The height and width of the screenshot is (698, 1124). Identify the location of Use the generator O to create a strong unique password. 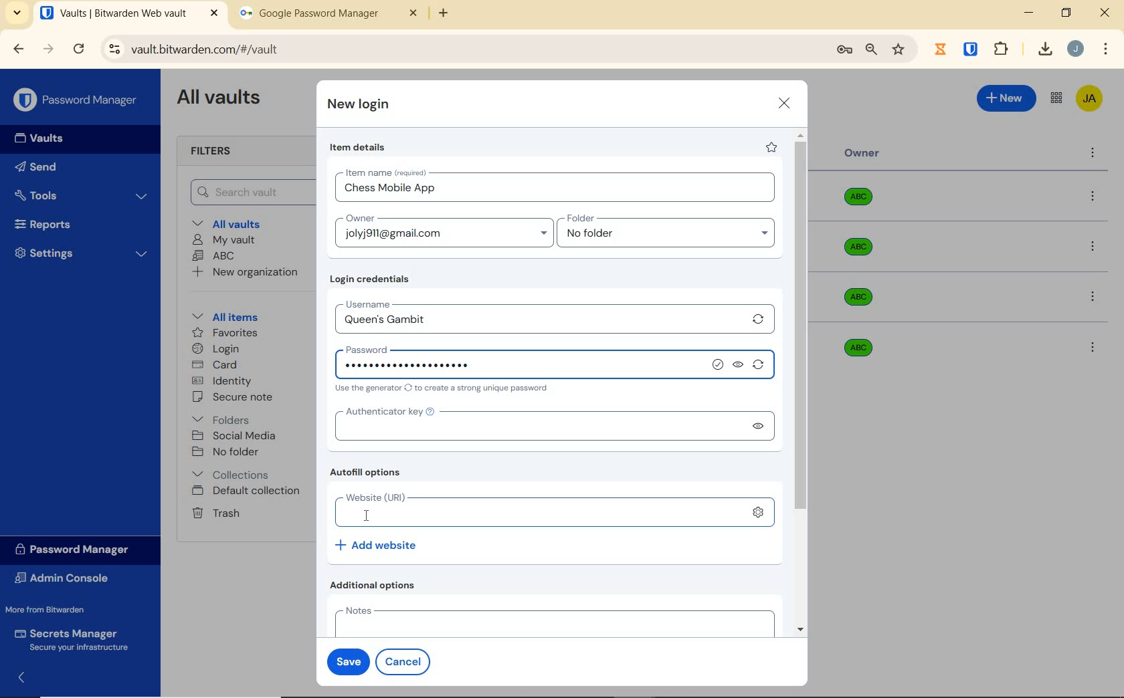
(444, 389).